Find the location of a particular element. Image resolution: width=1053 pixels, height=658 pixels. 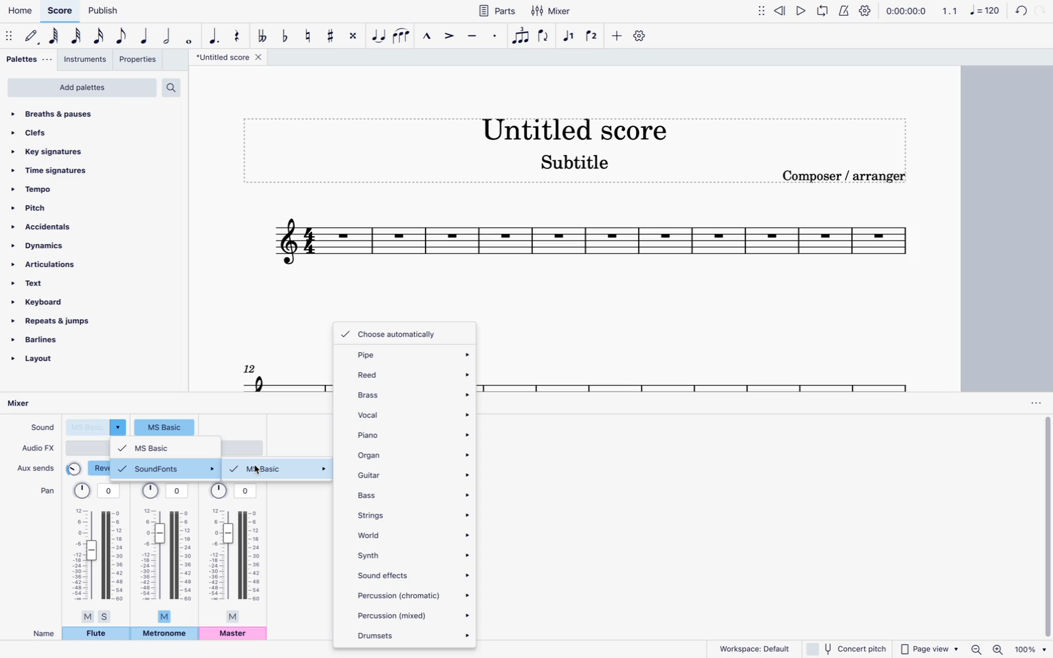

instruments is located at coordinates (86, 61).